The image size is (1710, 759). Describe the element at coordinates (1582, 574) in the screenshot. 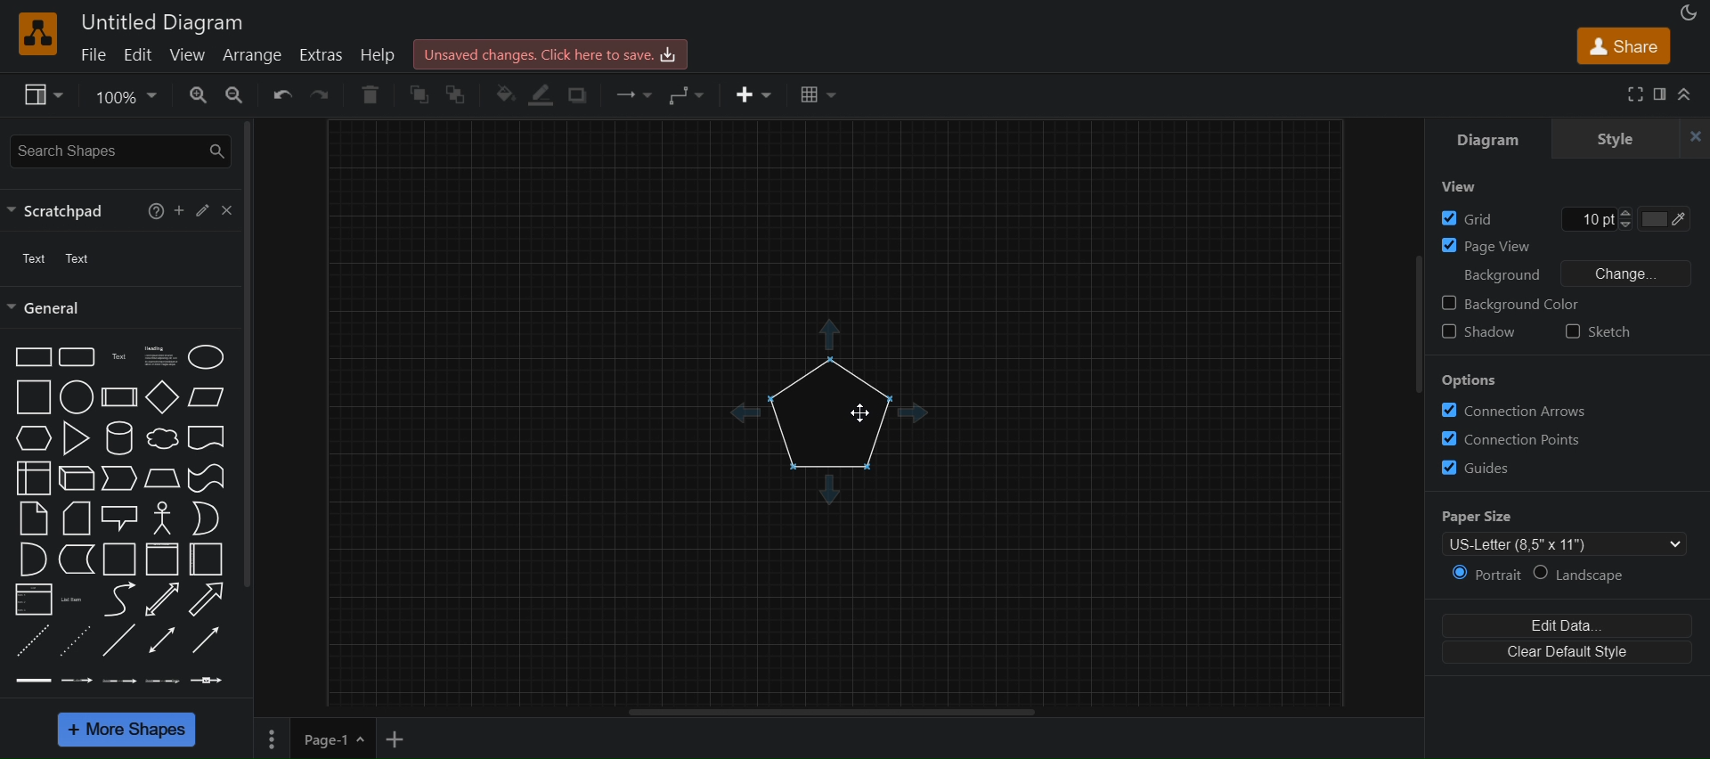

I see `Landscape` at that location.